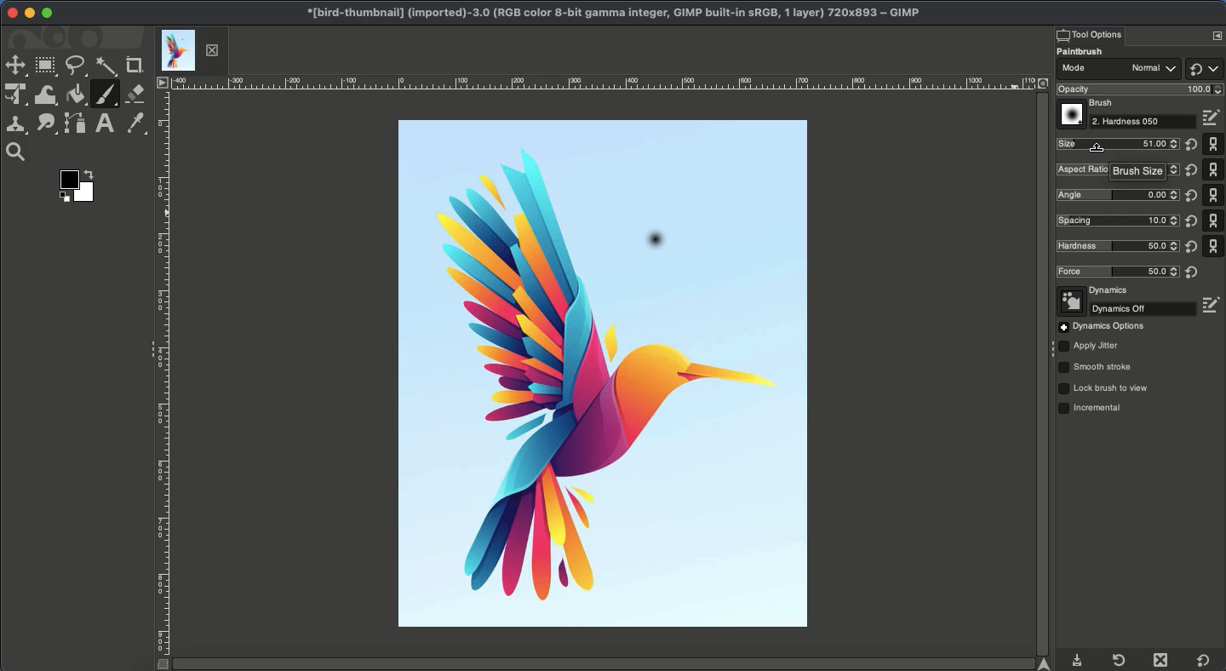  What do you see at coordinates (1117, 272) in the screenshot?
I see `Force` at bounding box center [1117, 272].